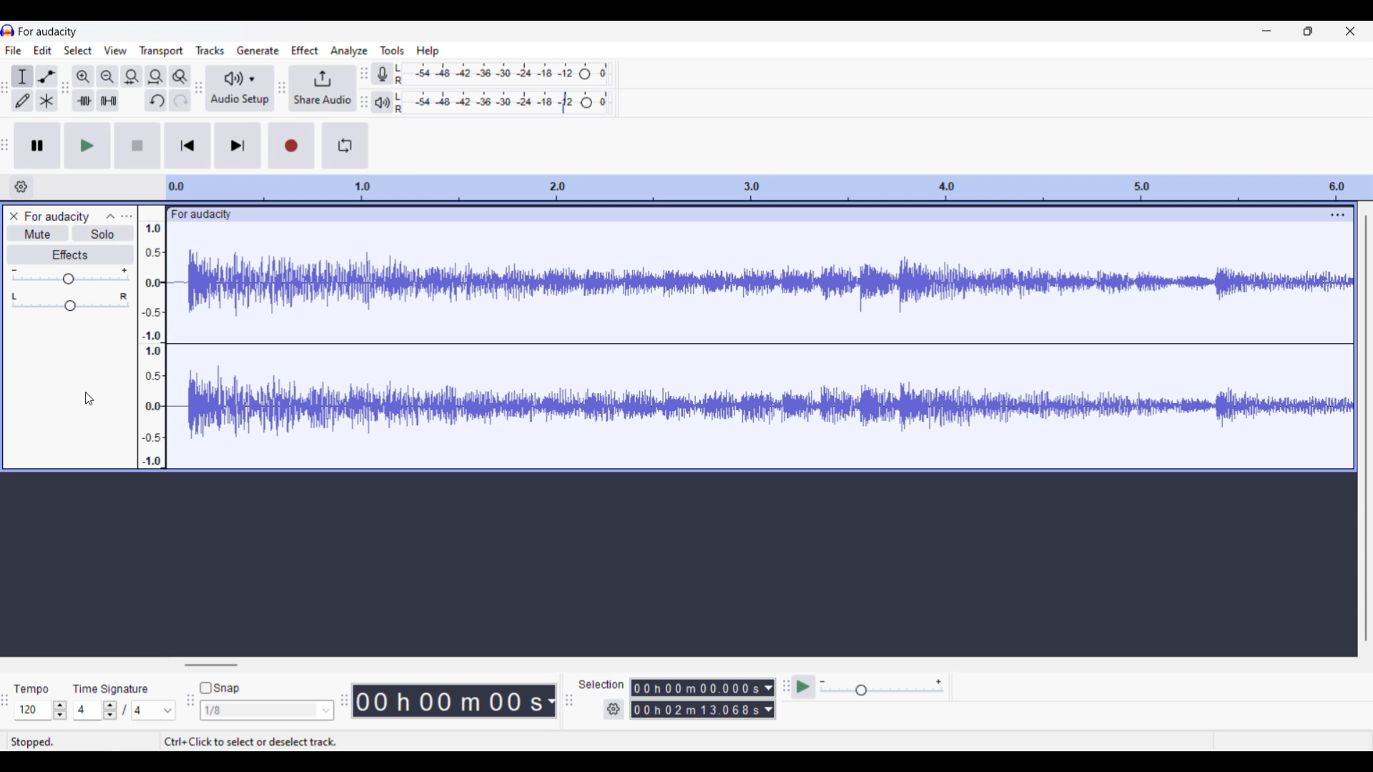 The image size is (1373, 772). Describe the element at coordinates (291, 146) in the screenshot. I see `Record/Record new track` at that location.